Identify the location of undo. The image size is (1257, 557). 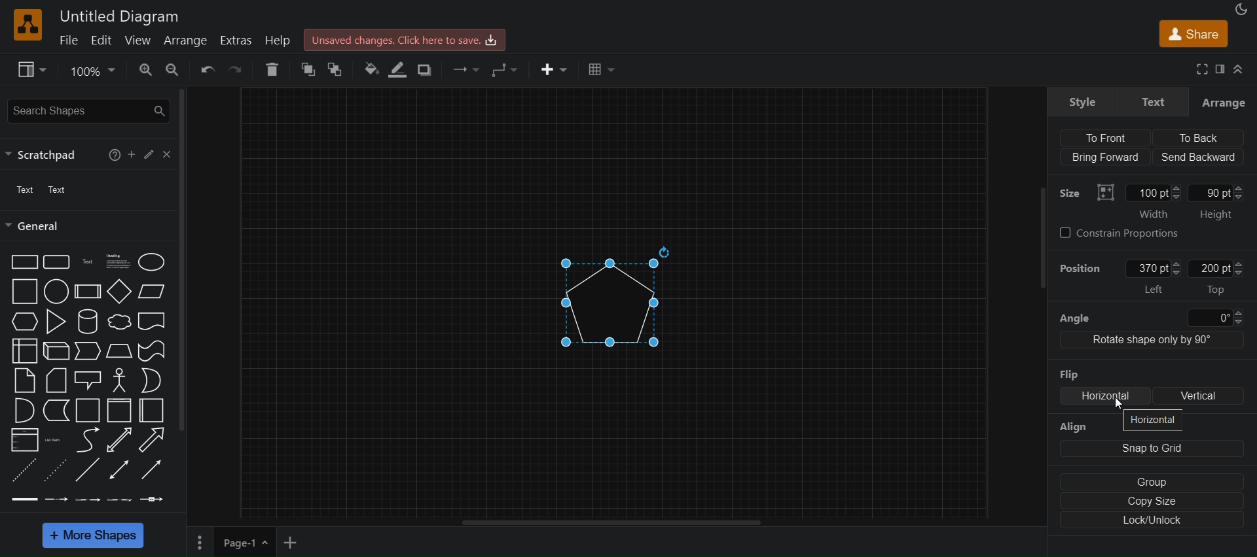
(205, 71).